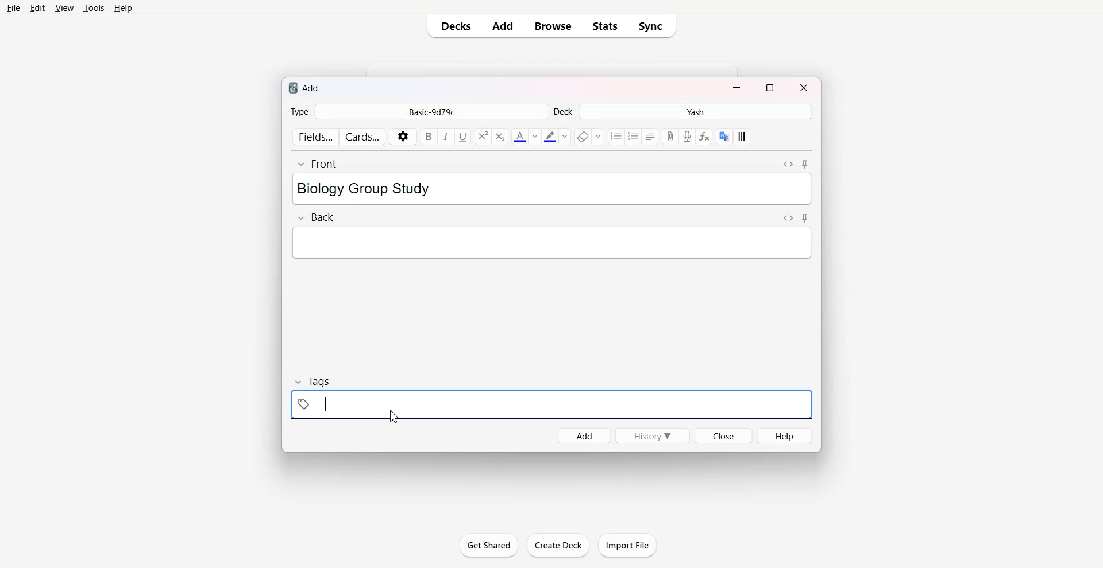  I want to click on Record Audio, so click(687, 136).